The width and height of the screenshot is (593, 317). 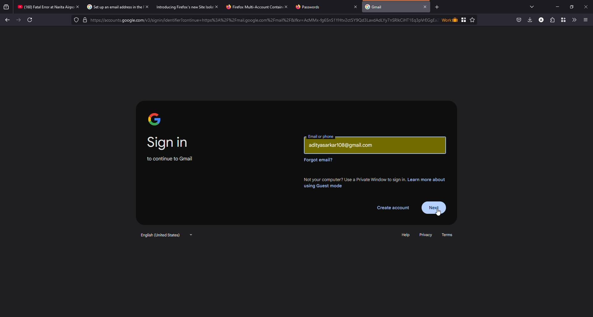 What do you see at coordinates (319, 160) in the screenshot?
I see `forgot email` at bounding box center [319, 160].